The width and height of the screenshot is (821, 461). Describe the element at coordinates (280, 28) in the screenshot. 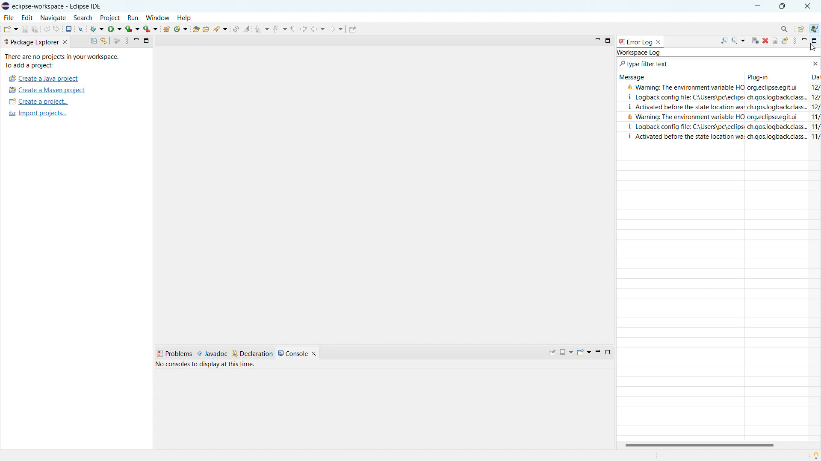

I see `previous annotation` at that location.